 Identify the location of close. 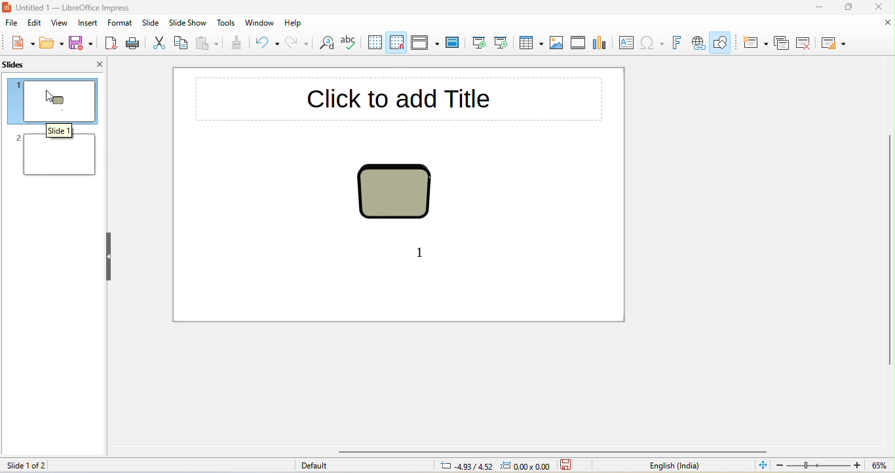
(881, 7).